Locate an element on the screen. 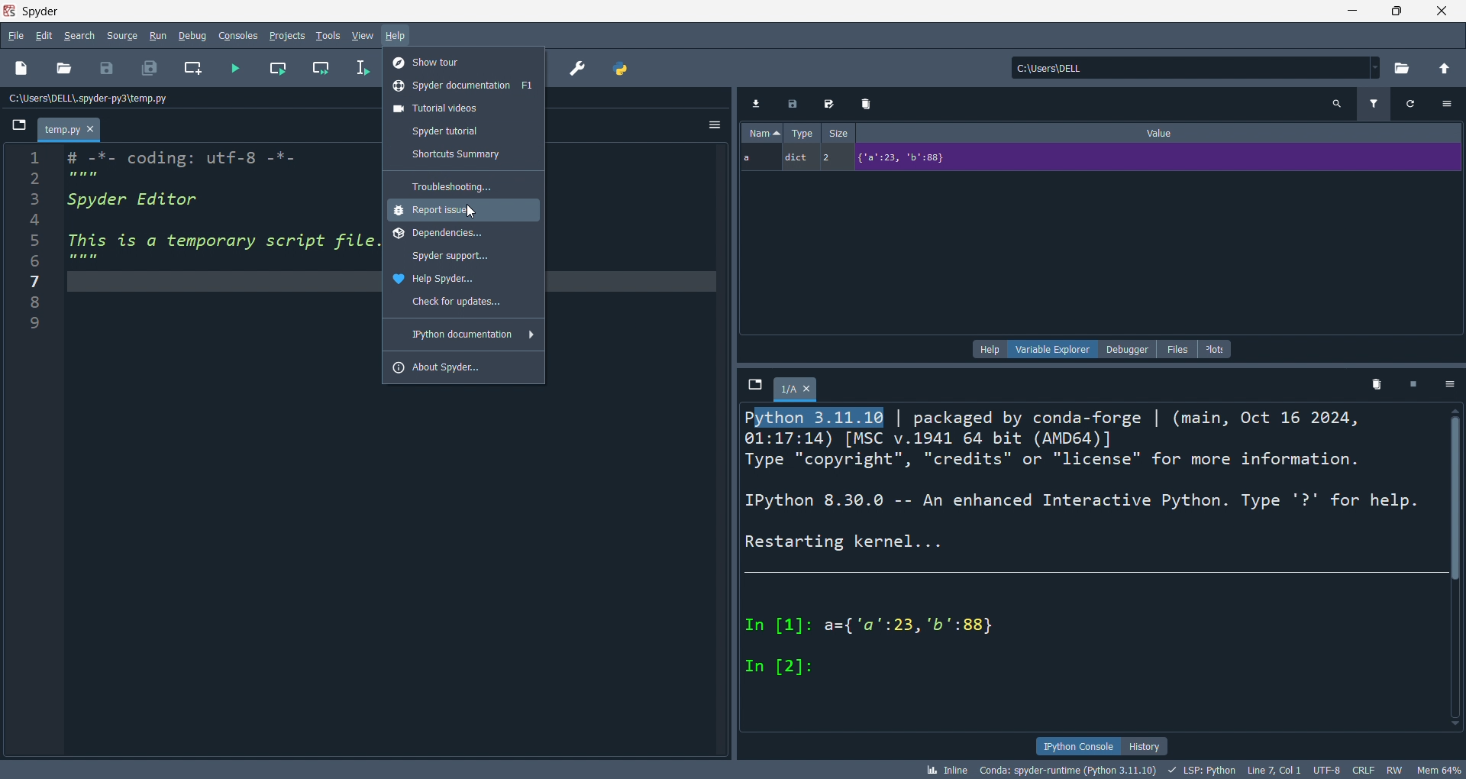 This screenshot has height=779, width=1466. Type is located at coordinates (803, 133).